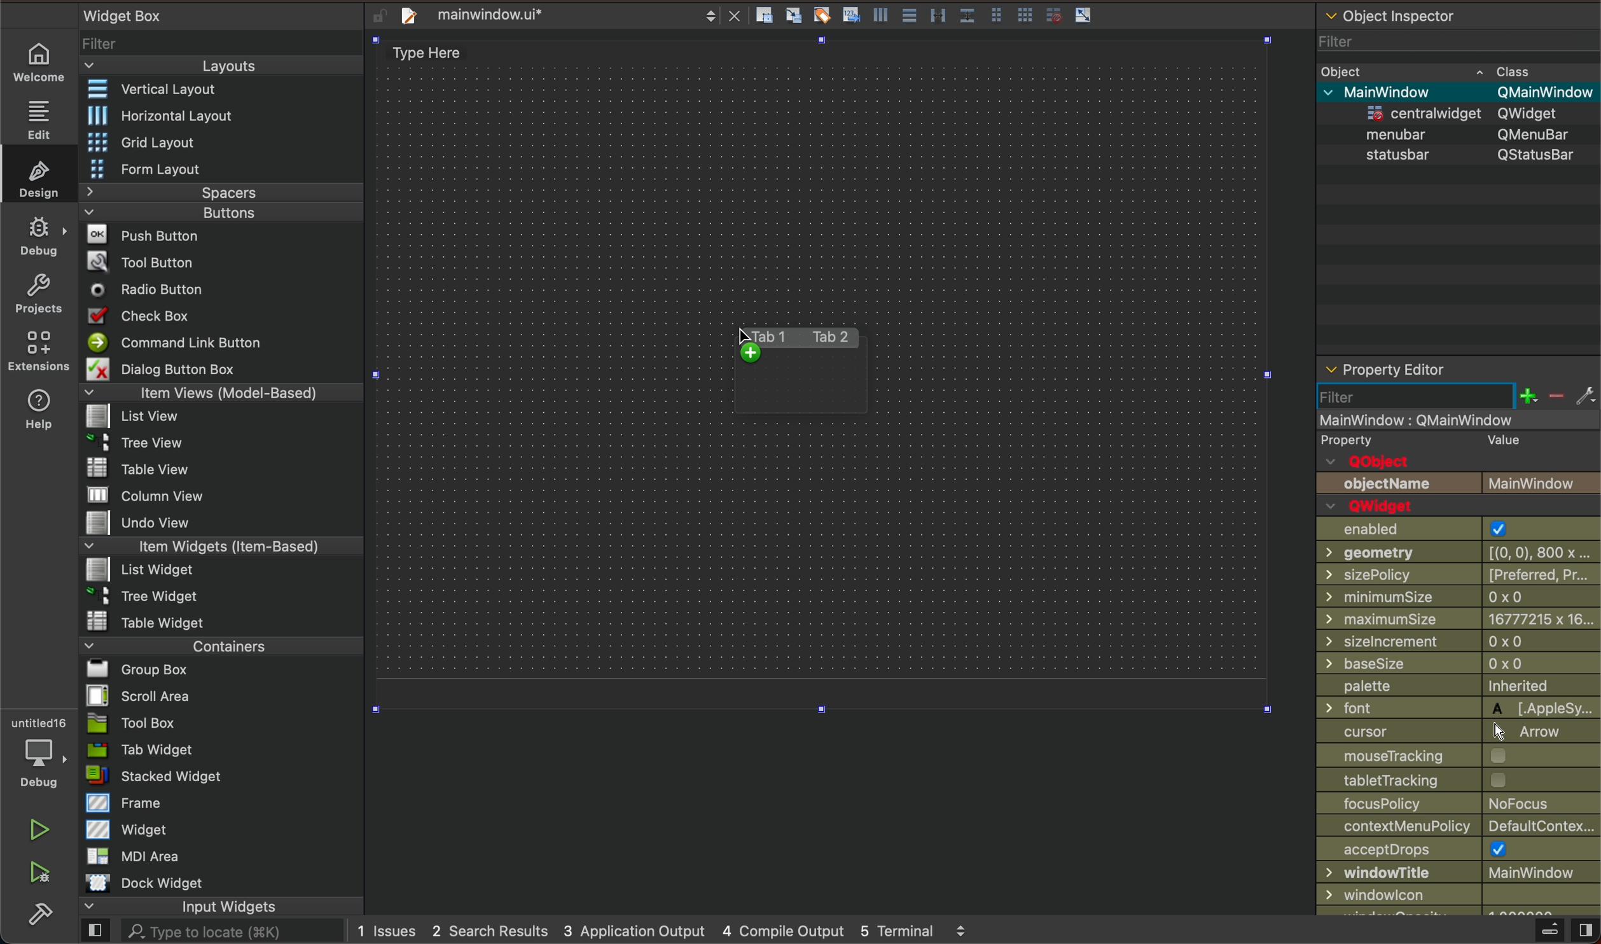 The width and height of the screenshot is (1601, 944). What do you see at coordinates (148, 169) in the screenshot?
I see ` Form Layout` at bounding box center [148, 169].